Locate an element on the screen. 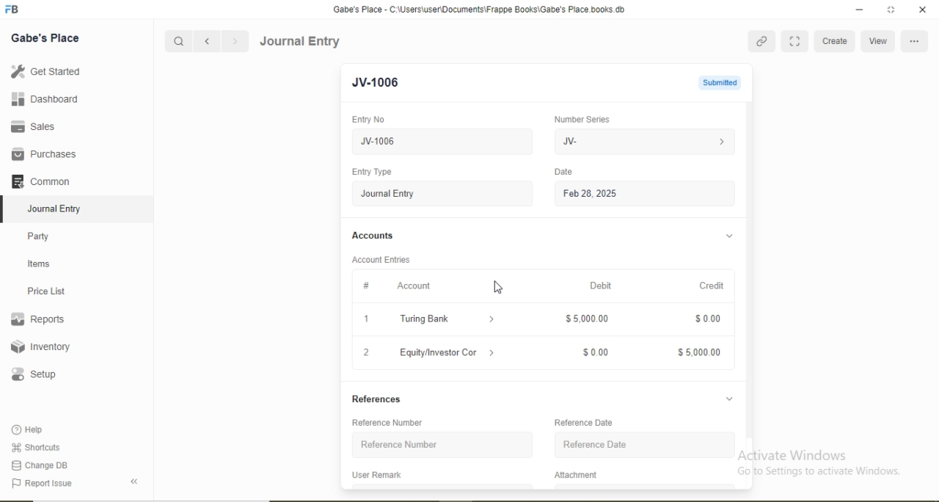 This screenshot has height=502, width=939. Purchases is located at coordinates (43, 154).